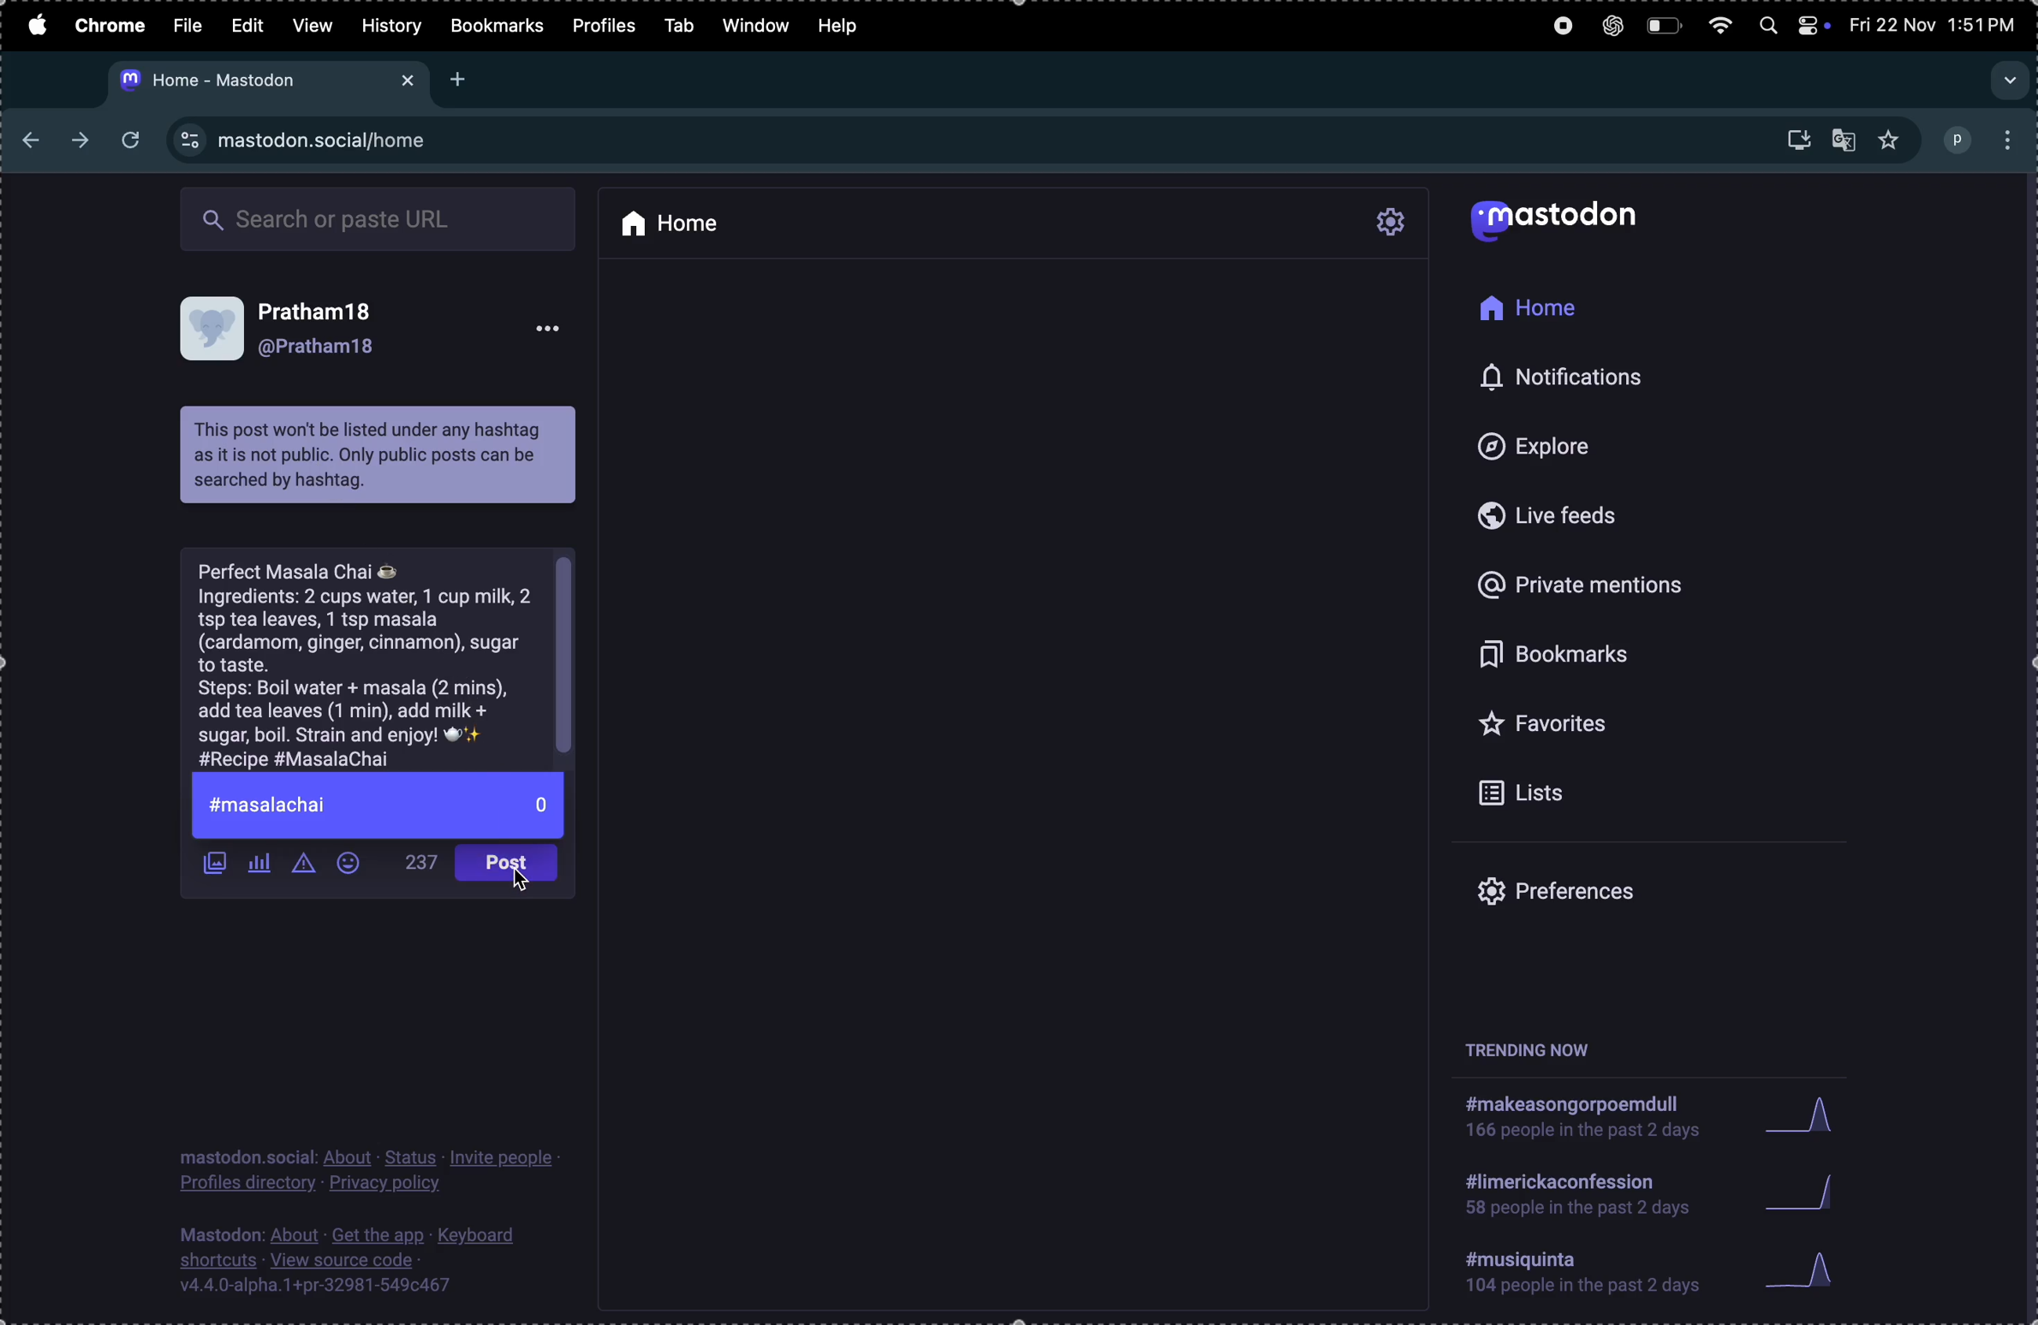 The width and height of the screenshot is (2038, 1325). Describe the element at coordinates (136, 144) in the screenshot. I see `refresh` at that location.